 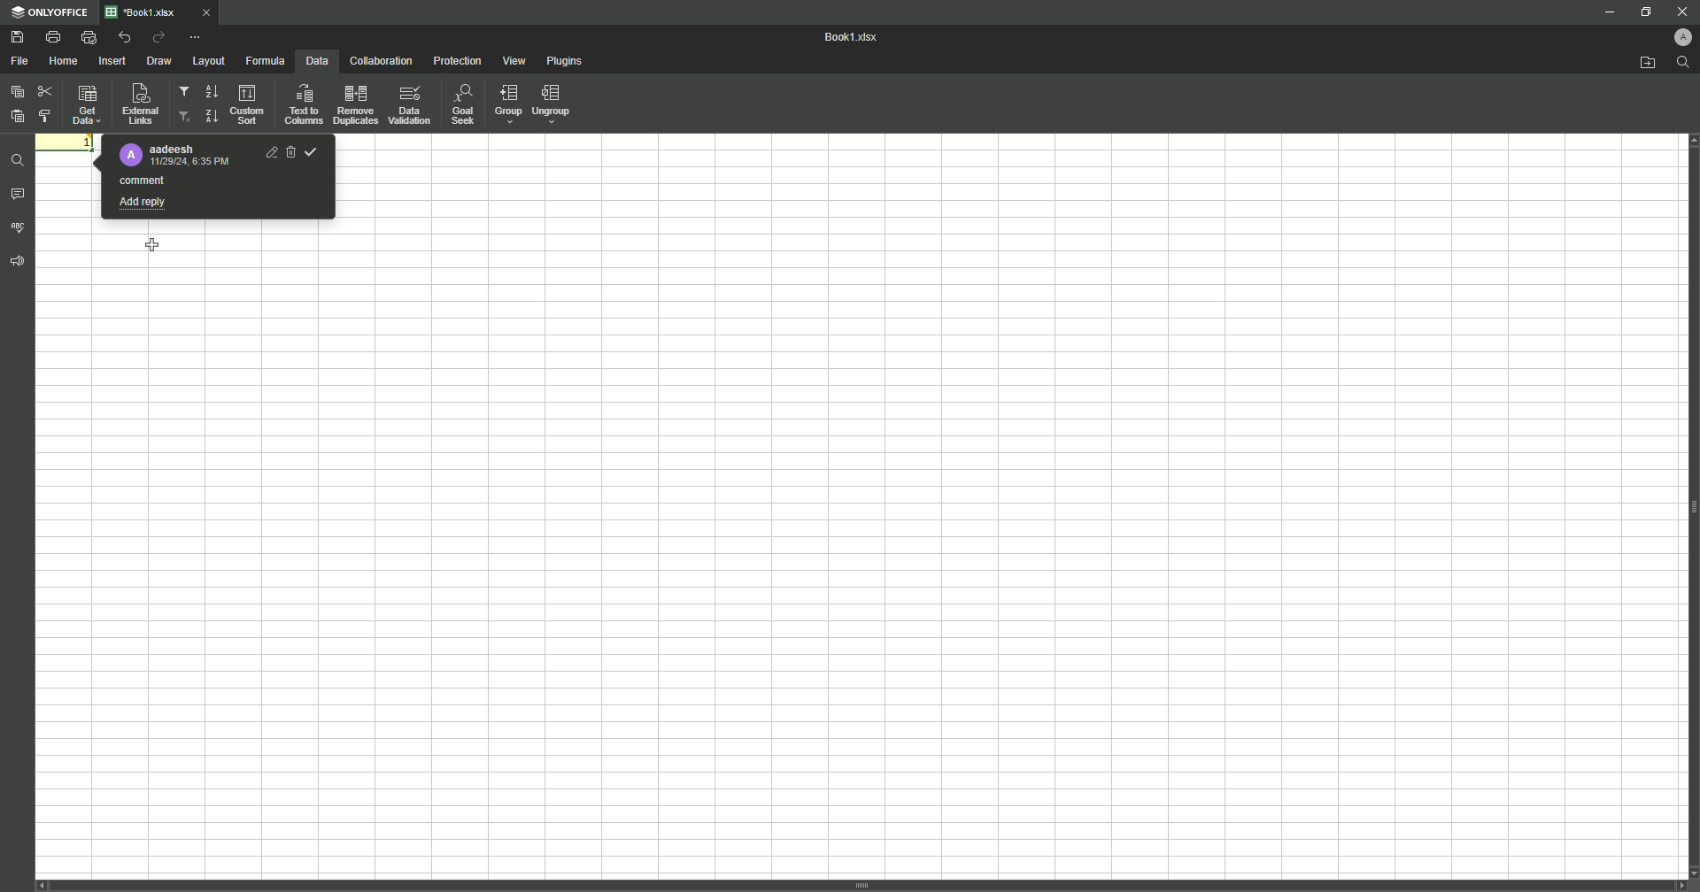 I want to click on Data Validation, so click(x=410, y=105).